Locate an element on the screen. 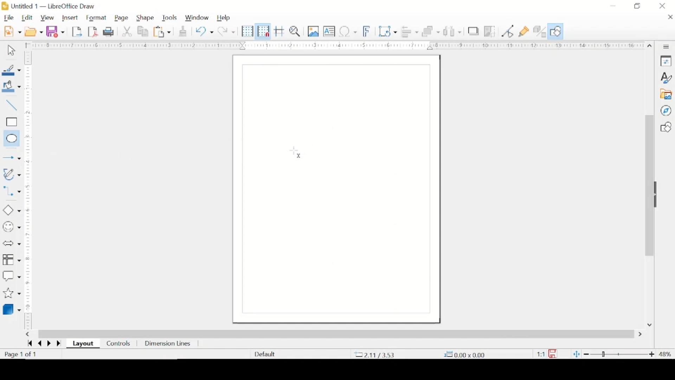 This screenshot has height=380, width=675. clone formatting is located at coordinates (182, 31).